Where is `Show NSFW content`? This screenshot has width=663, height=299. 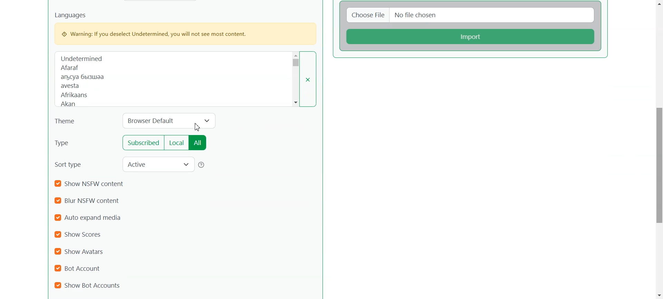 Show NSFW content is located at coordinates (91, 184).